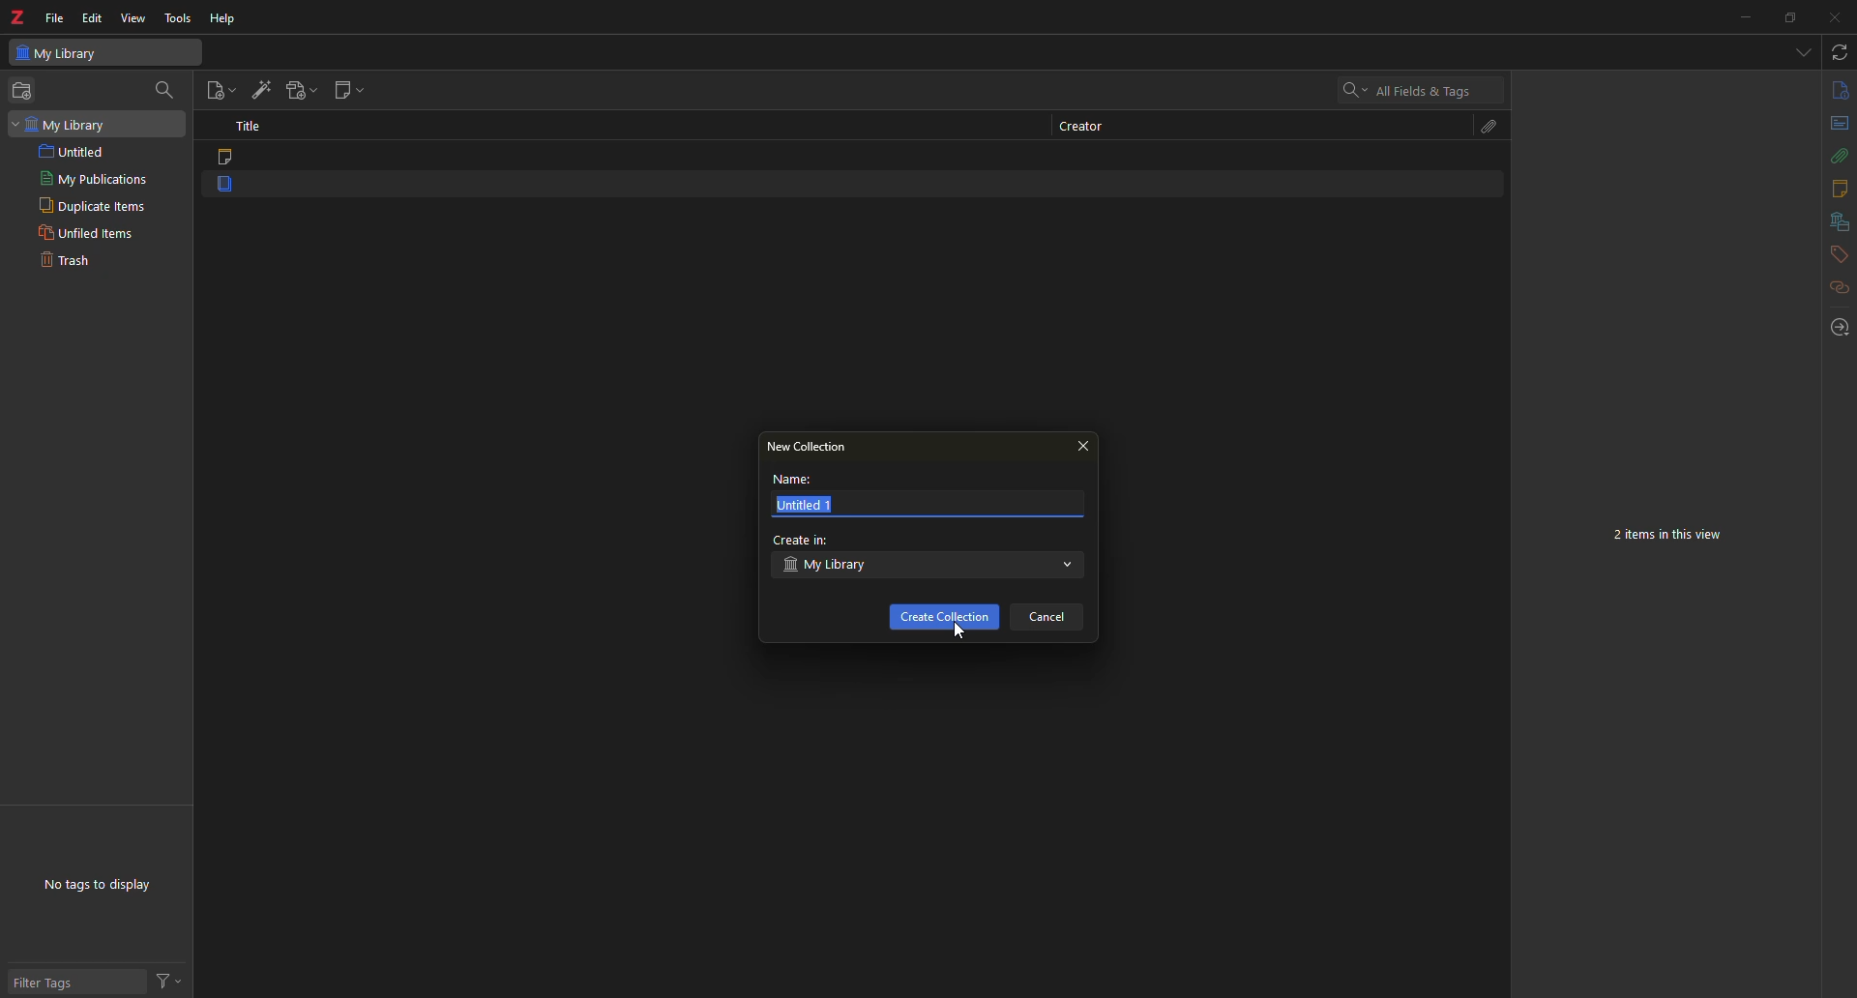  Describe the element at coordinates (1802, 53) in the screenshot. I see `tabs` at that location.